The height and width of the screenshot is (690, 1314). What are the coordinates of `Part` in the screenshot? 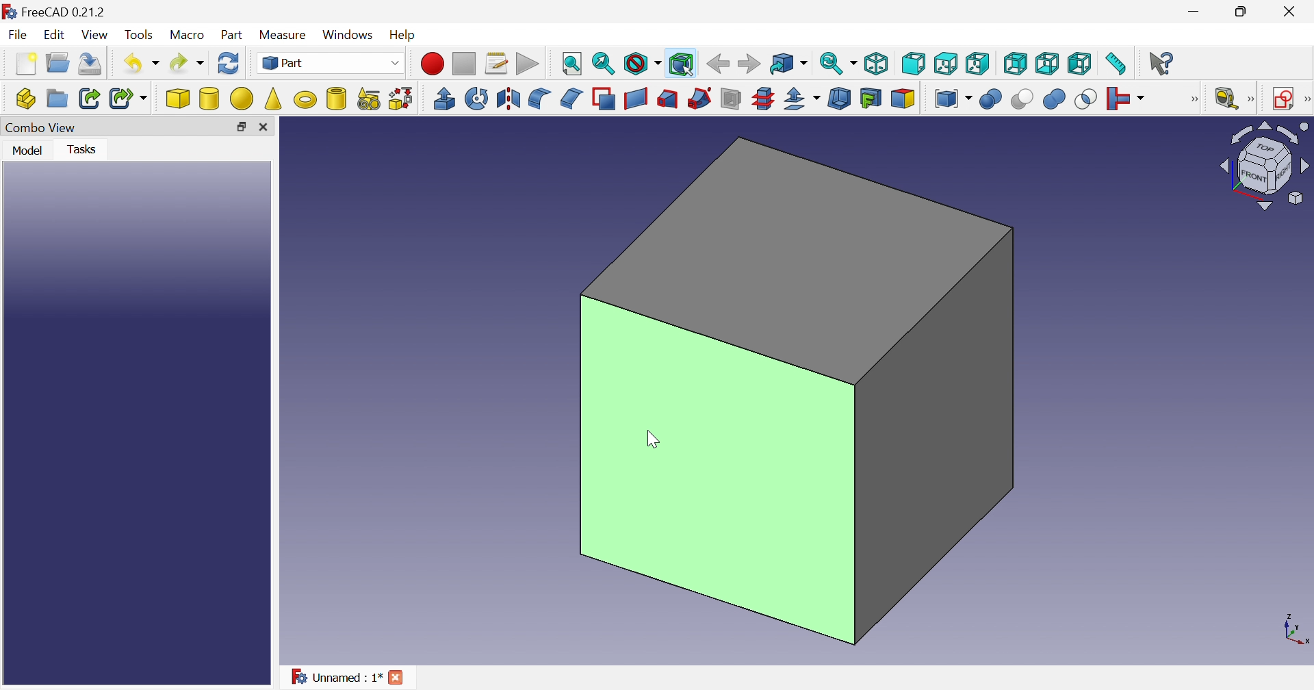 It's located at (232, 36).